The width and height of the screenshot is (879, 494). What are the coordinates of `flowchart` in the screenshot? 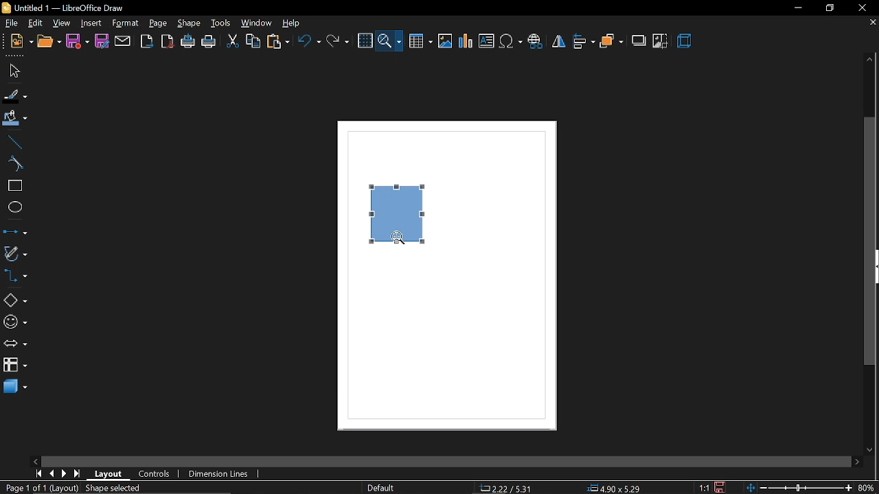 It's located at (15, 364).